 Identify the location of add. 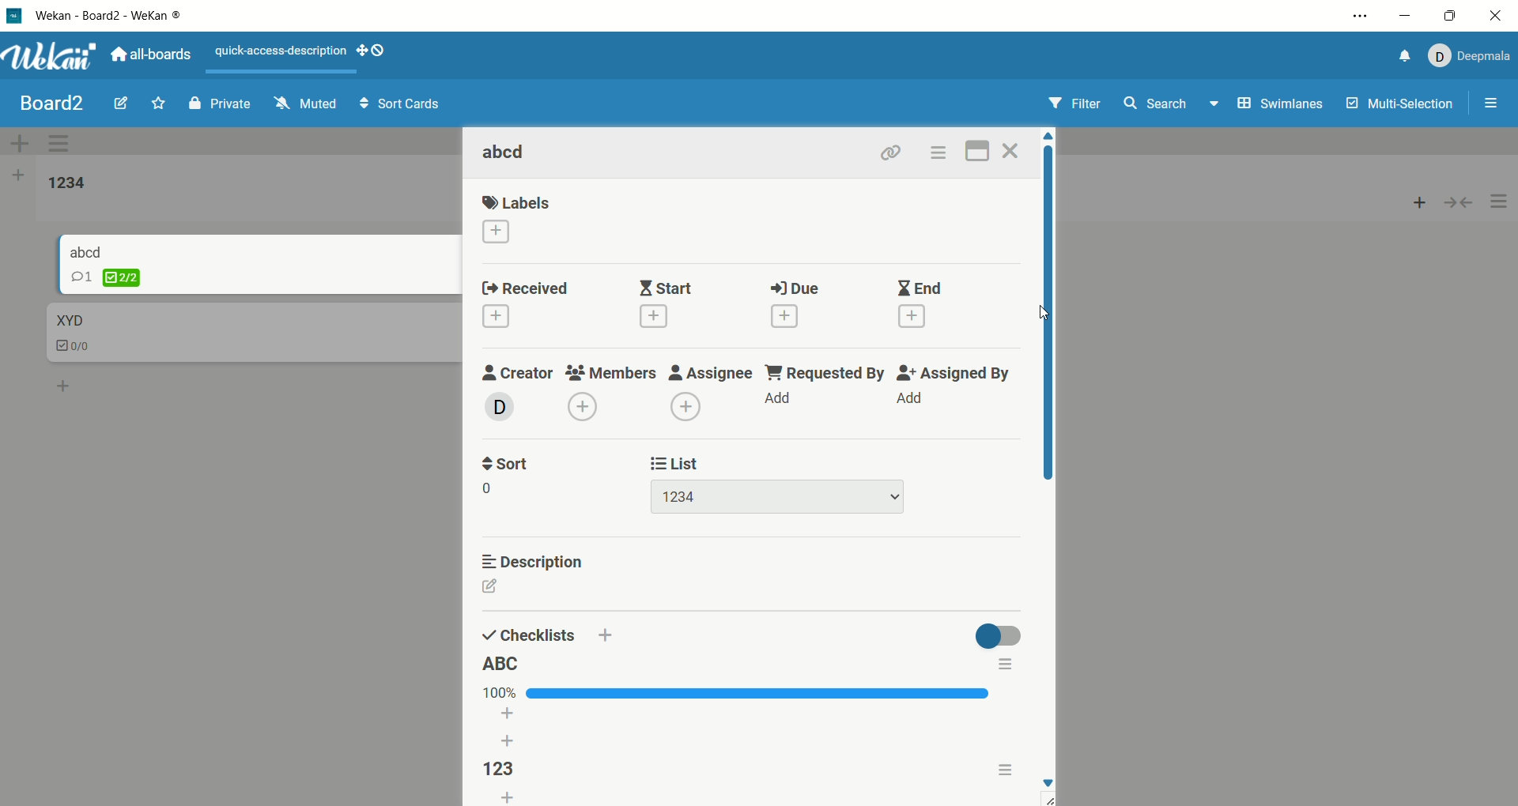
(686, 406).